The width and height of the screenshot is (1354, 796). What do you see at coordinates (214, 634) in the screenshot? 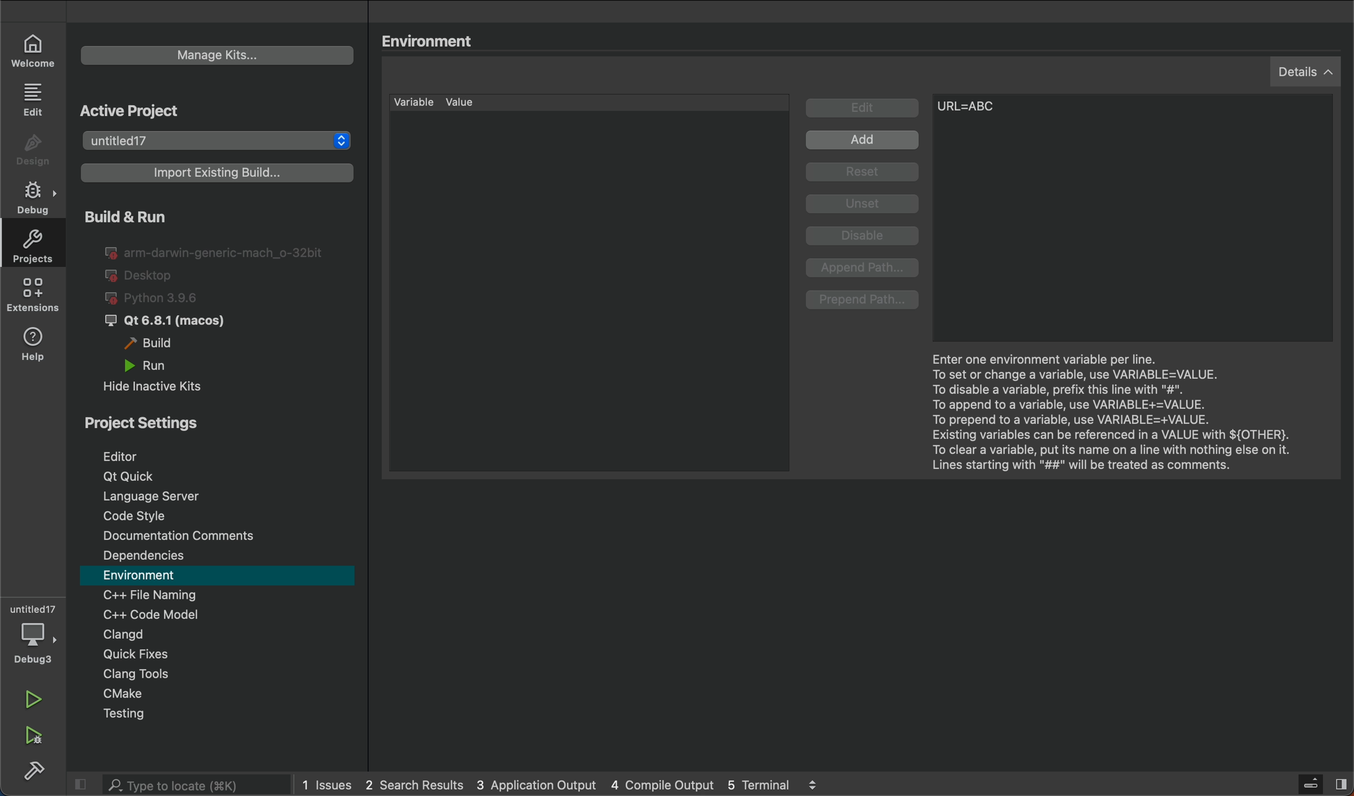
I see `Clangd` at bounding box center [214, 634].